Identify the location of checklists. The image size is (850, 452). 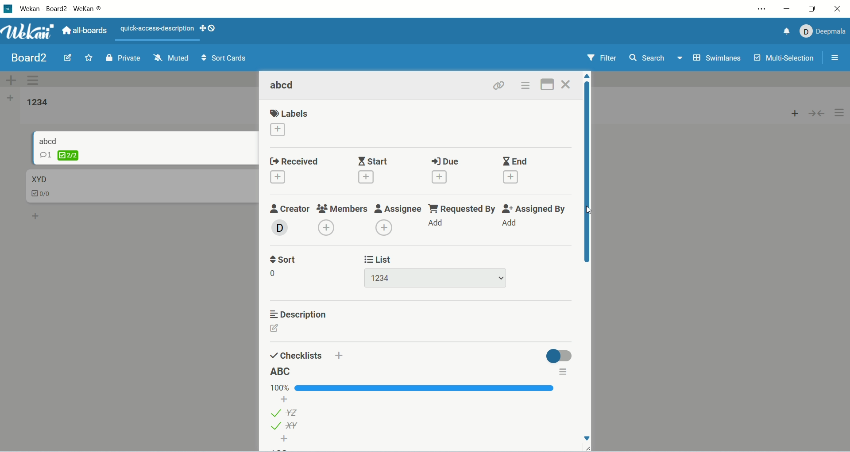
(297, 356).